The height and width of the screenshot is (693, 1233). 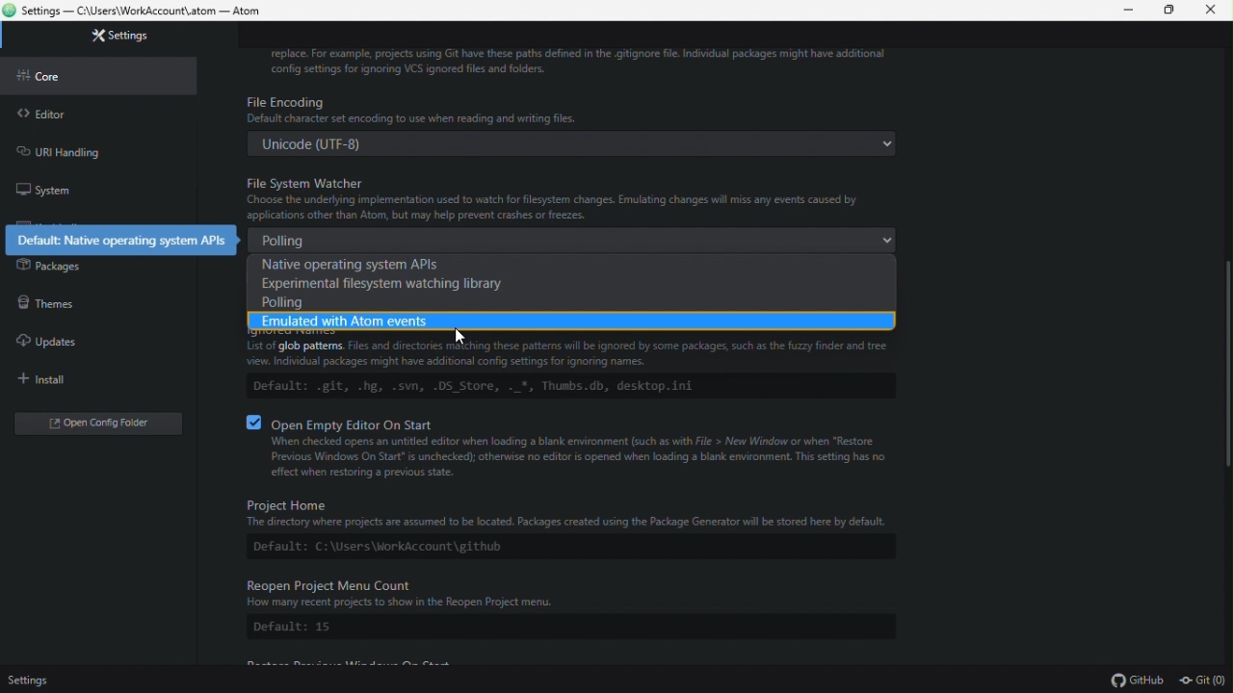 What do you see at coordinates (572, 303) in the screenshot?
I see `polling` at bounding box center [572, 303].